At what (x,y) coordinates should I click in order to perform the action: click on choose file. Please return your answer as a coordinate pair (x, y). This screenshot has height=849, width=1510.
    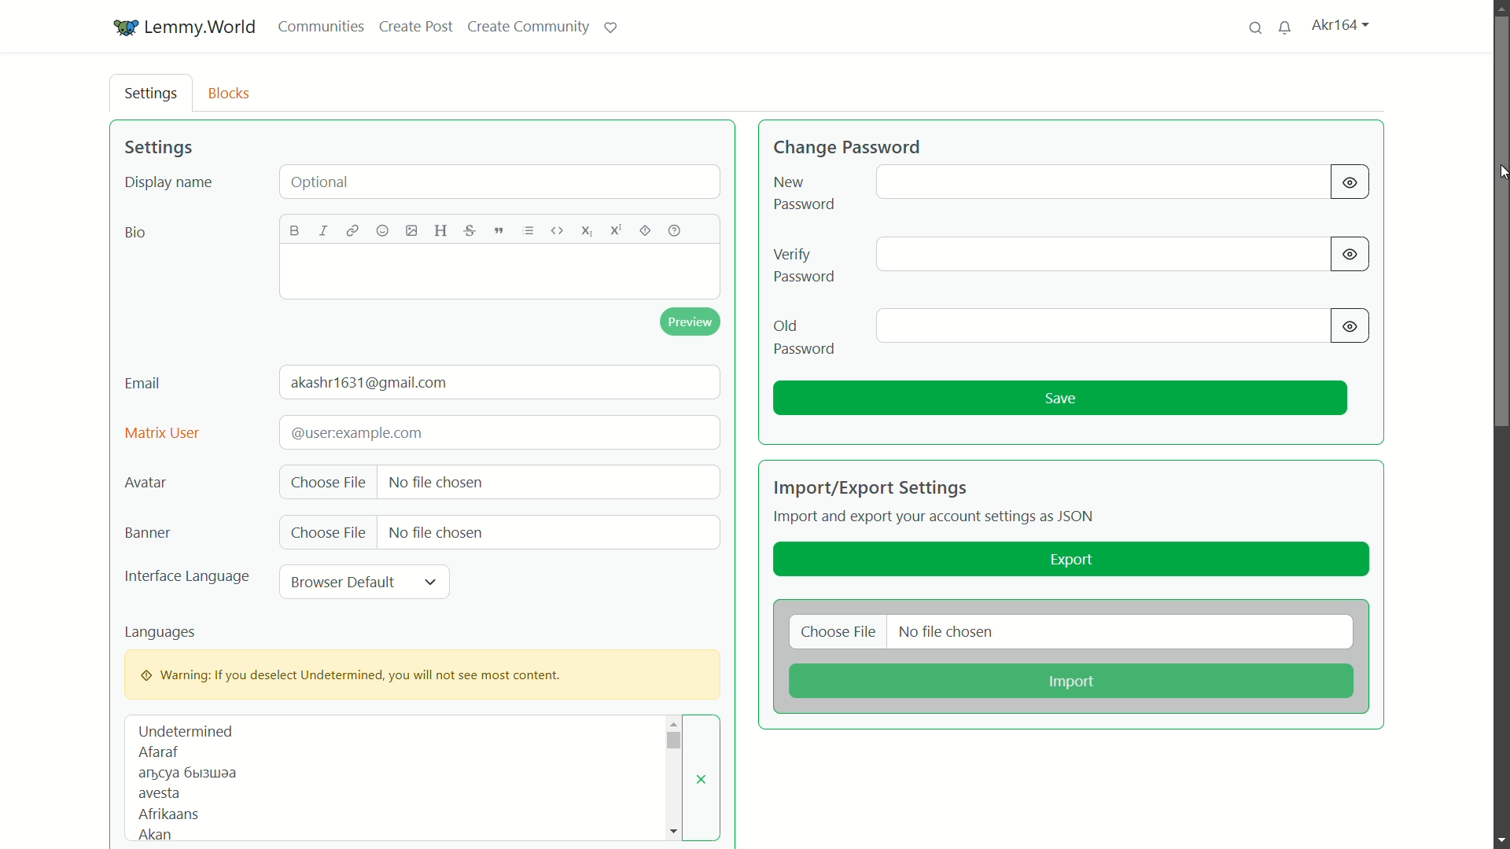
    Looking at the image, I should click on (330, 533).